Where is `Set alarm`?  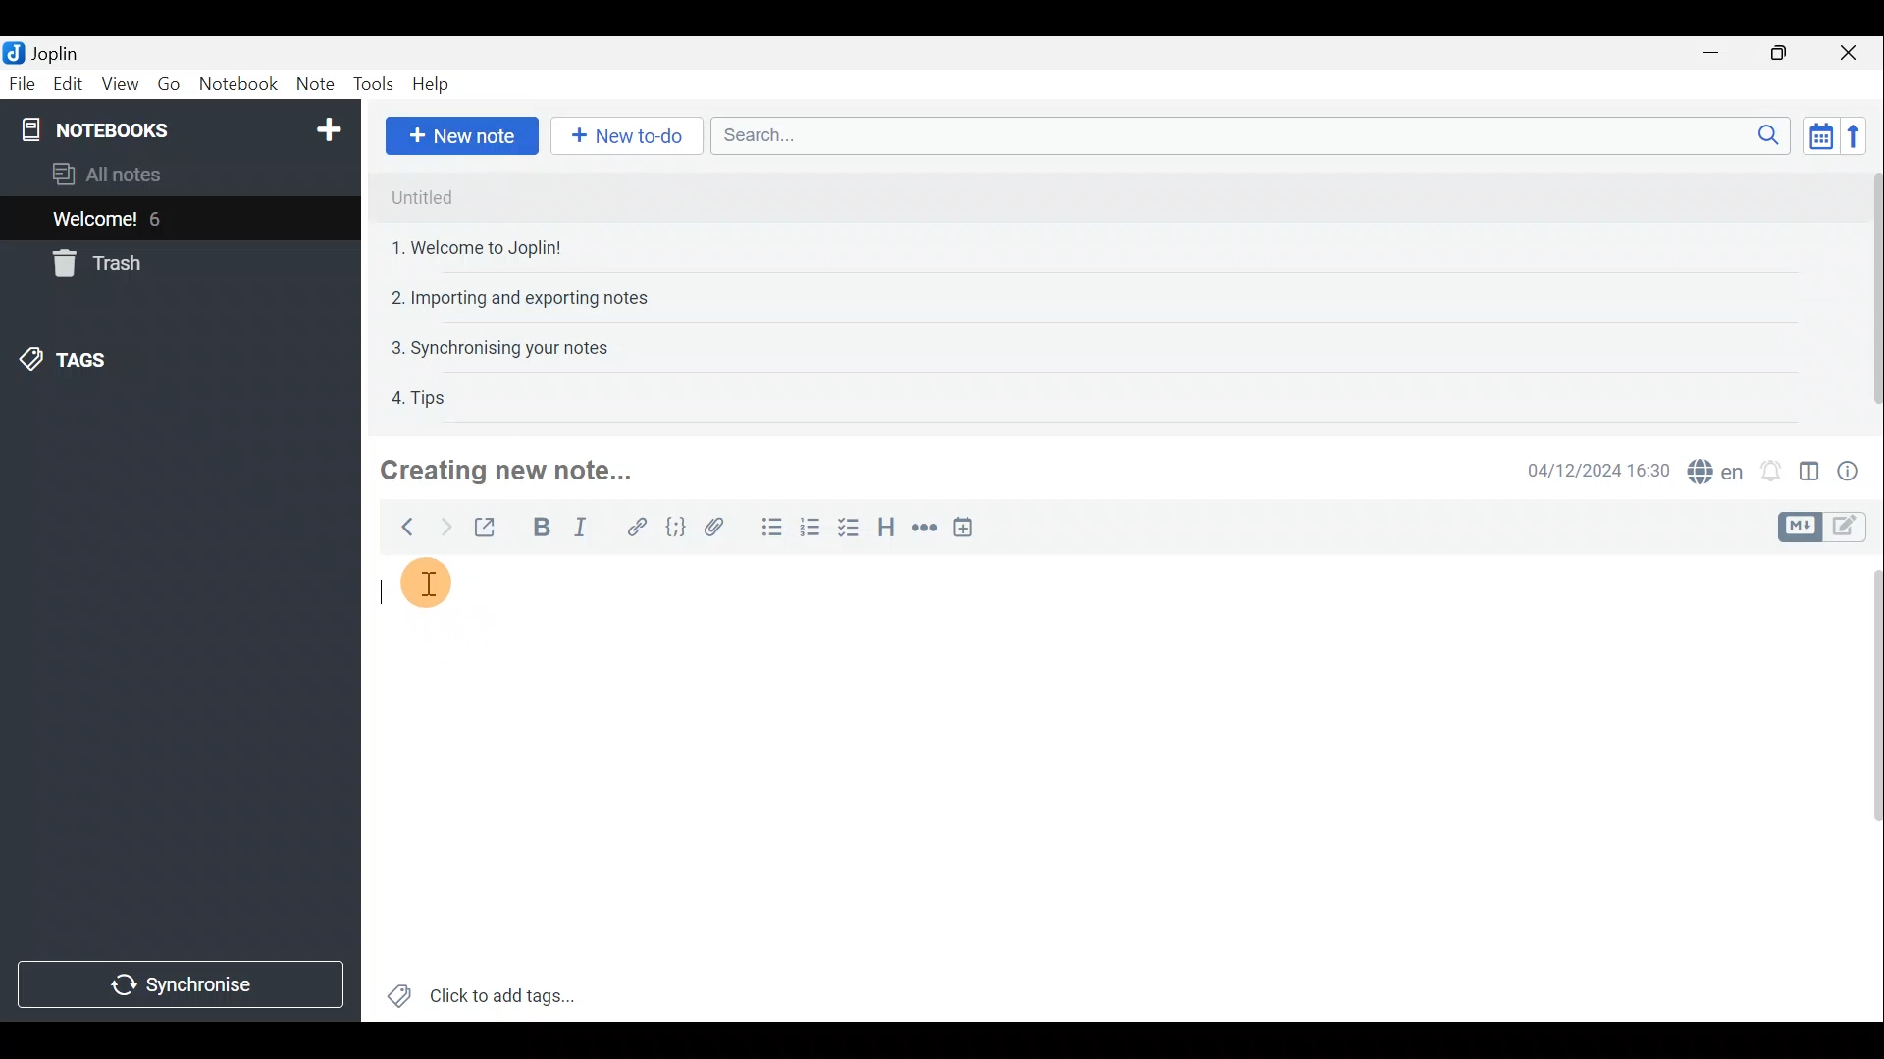 Set alarm is located at coordinates (1773, 471).